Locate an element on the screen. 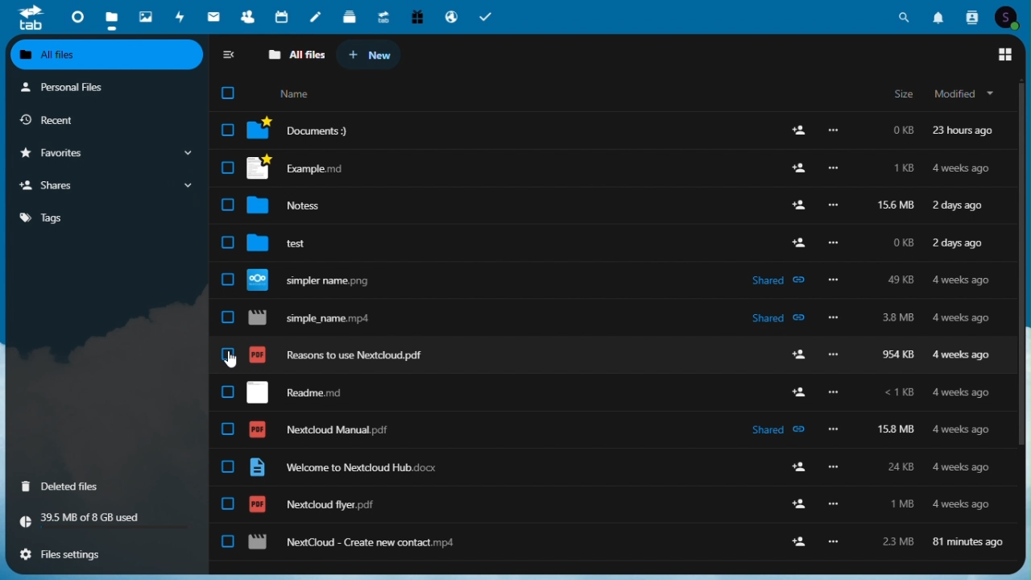 The height and width of the screenshot is (580, 1031). 954 kb is located at coordinates (897, 356).